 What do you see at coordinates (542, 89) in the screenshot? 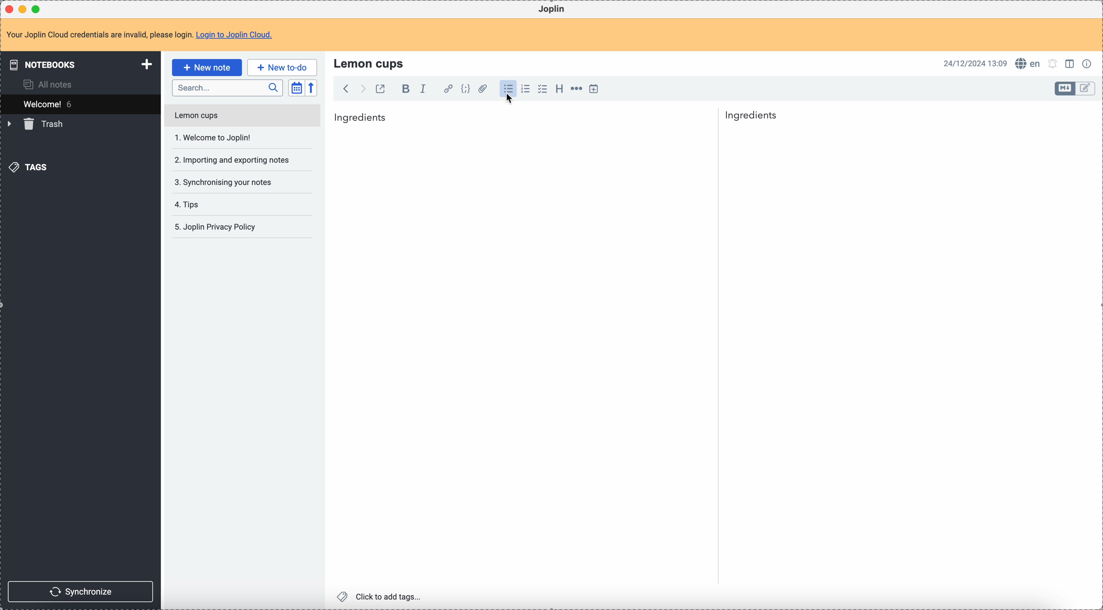
I see `check list` at bounding box center [542, 89].